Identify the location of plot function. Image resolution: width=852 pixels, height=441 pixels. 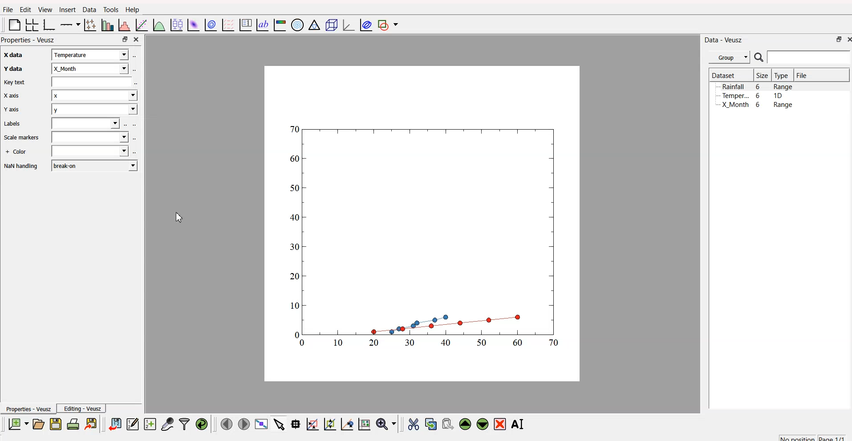
(159, 25).